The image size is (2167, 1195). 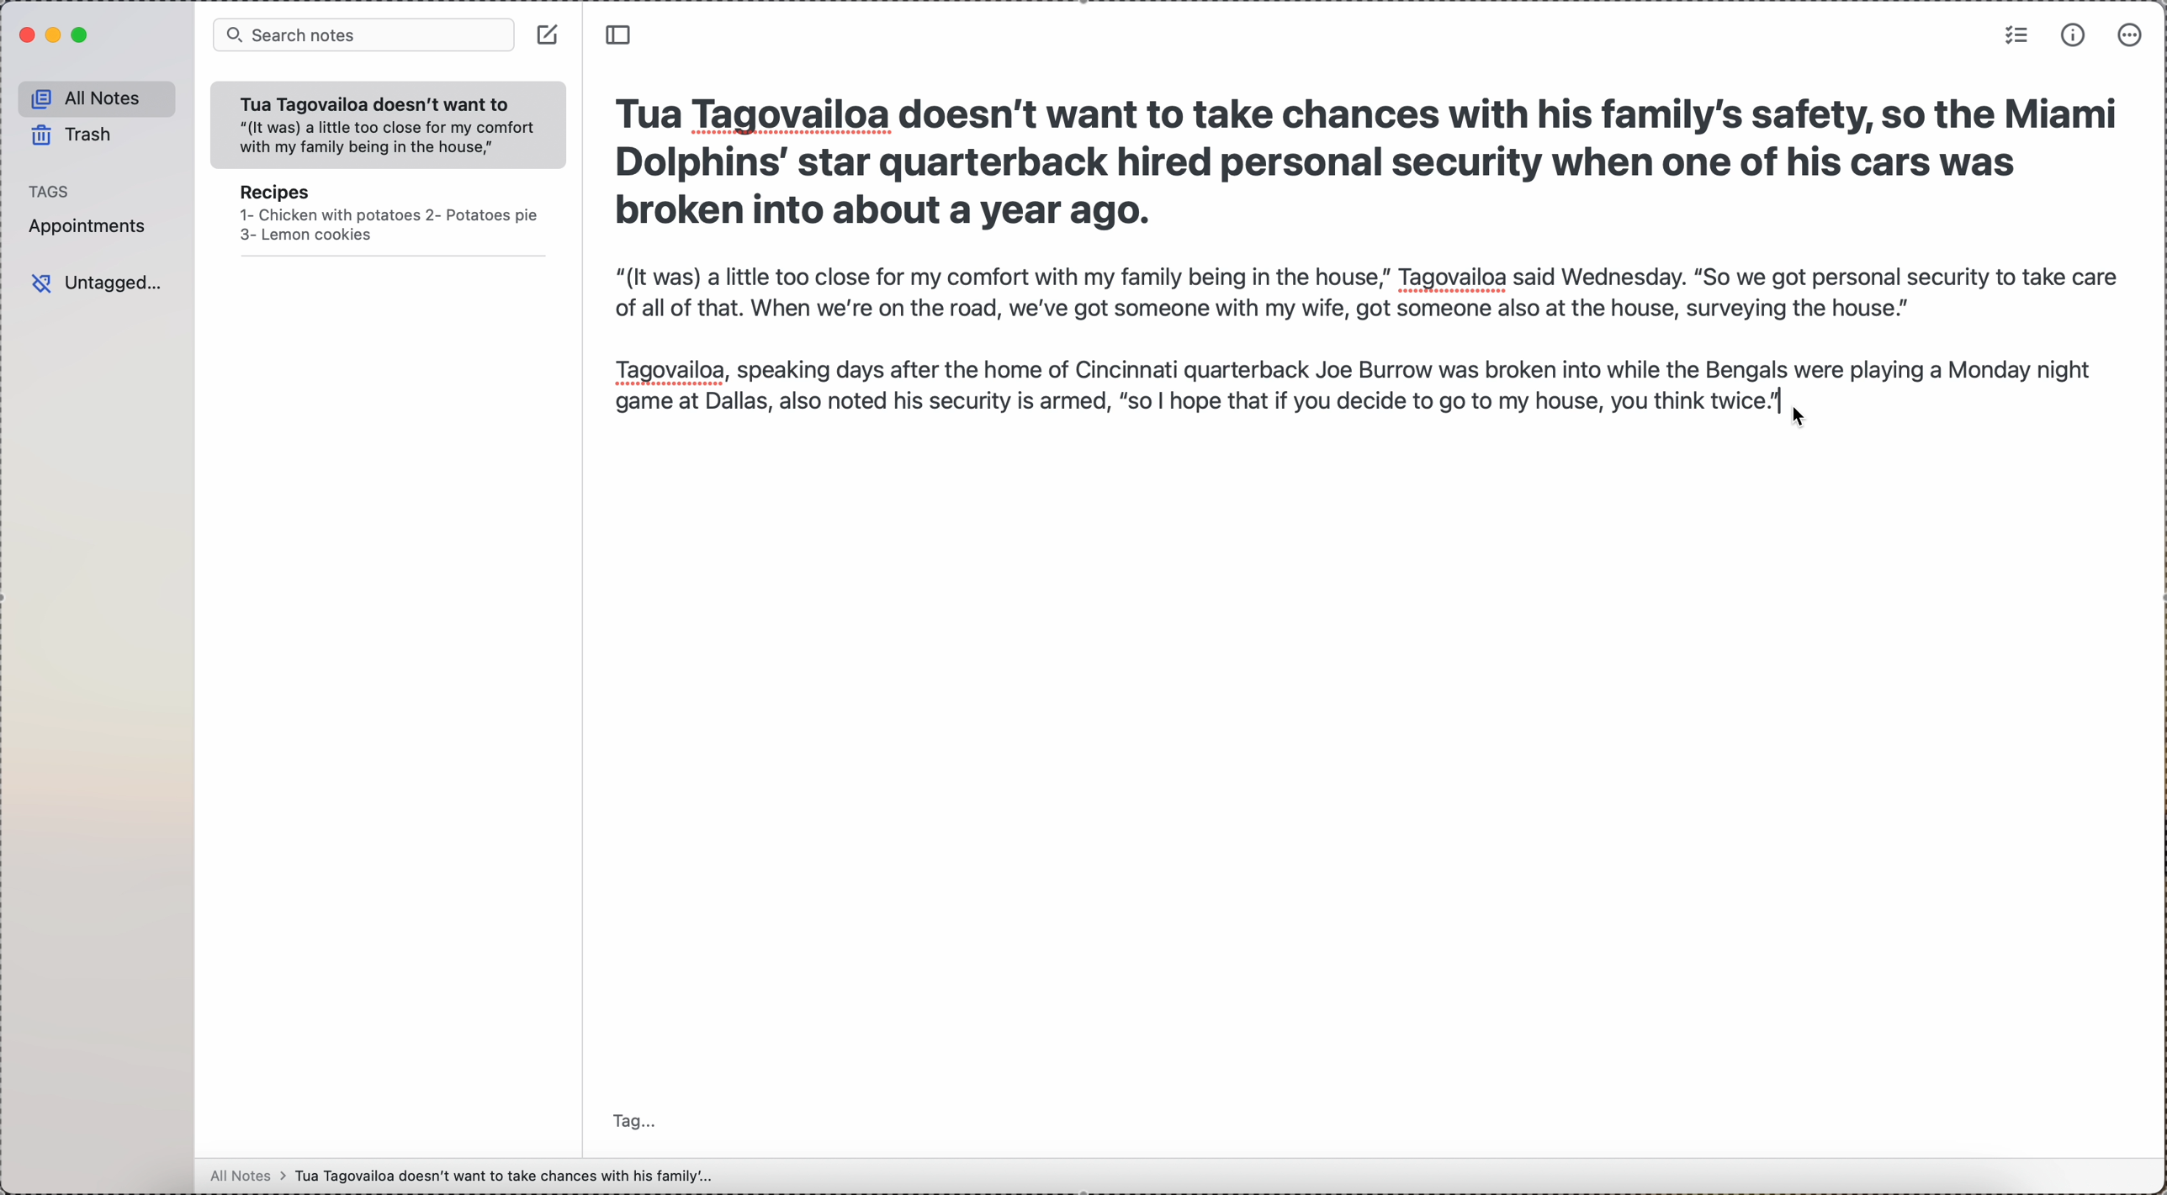 What do you see at coordinates (56, 37) in the screenshot?
I see `minimize app` at bounding box center [56, 37].